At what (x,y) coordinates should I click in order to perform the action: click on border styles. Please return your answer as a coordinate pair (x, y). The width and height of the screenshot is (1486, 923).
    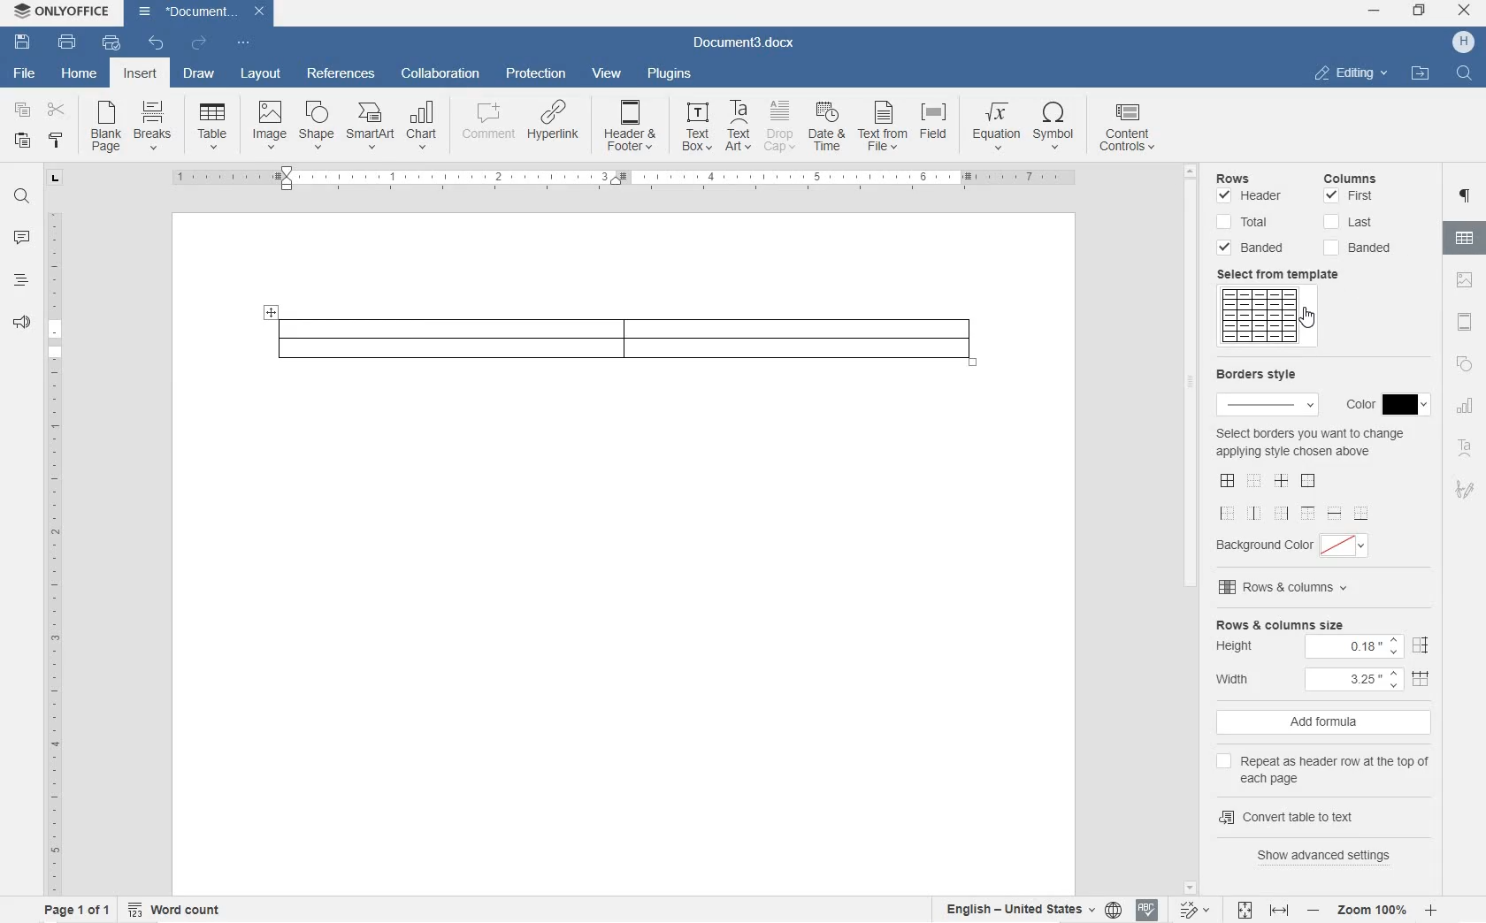
    Looking at the image, I should click on (1297, 496).